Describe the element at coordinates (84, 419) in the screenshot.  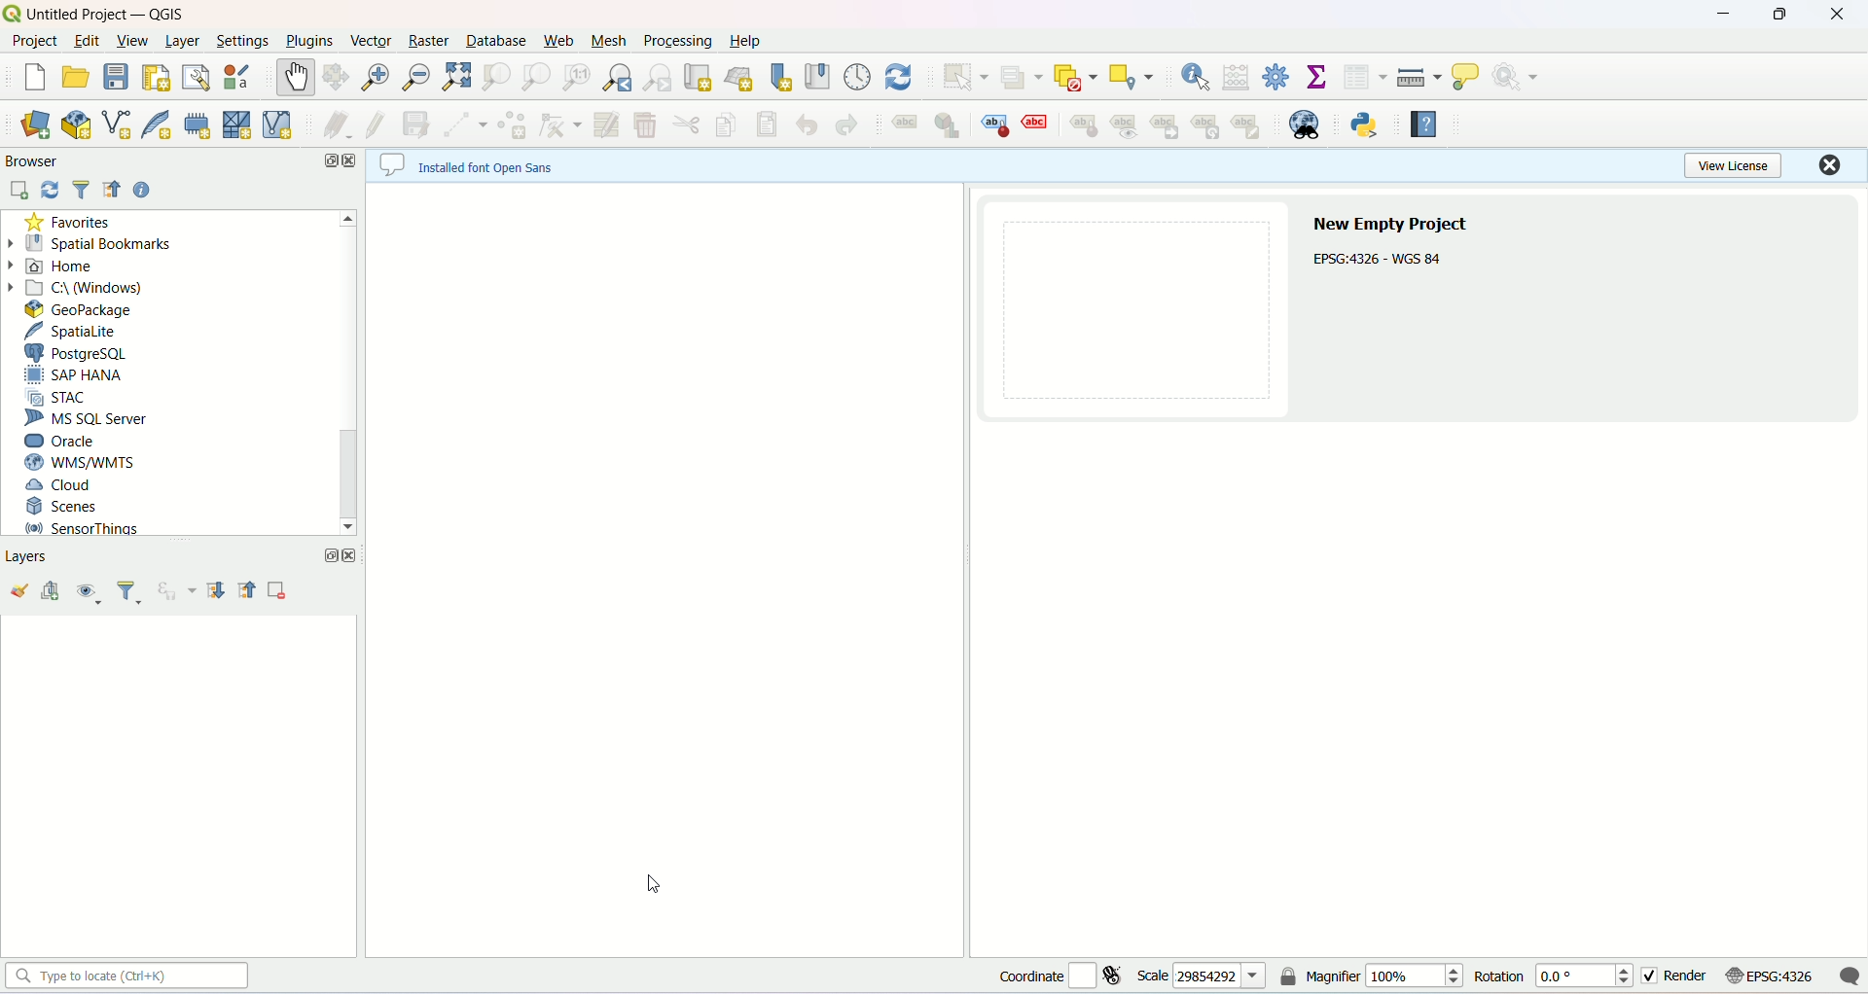
I see `MS SQL server` at that location.